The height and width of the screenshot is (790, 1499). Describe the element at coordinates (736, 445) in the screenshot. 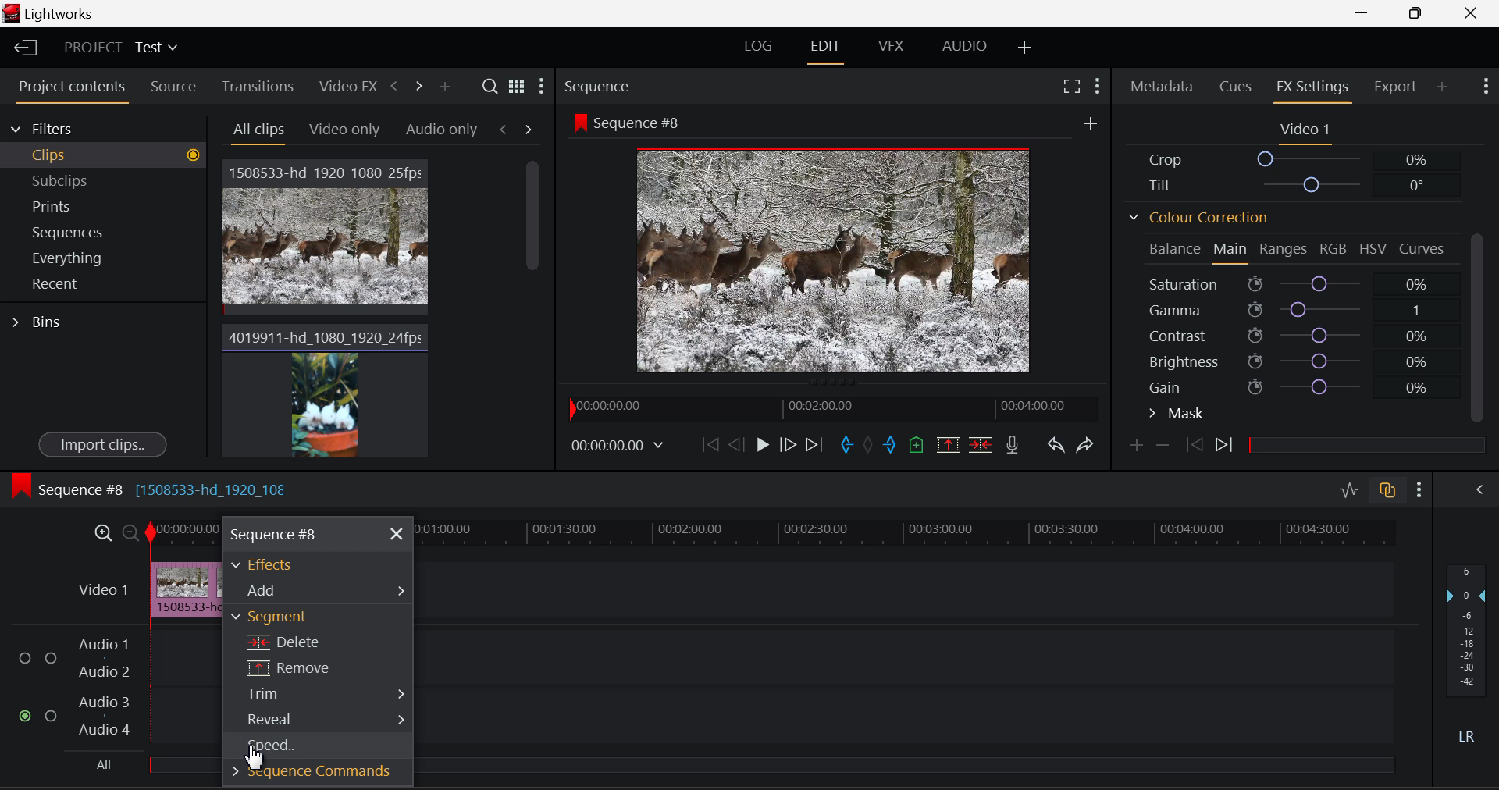

I see `Go Back` at that location.